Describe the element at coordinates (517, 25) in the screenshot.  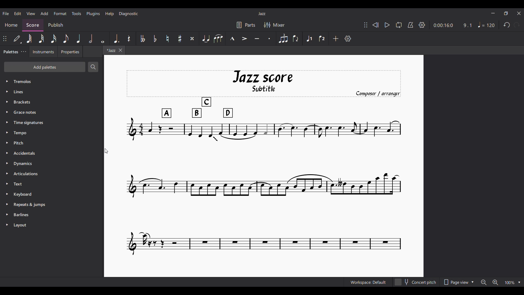
I see `Redo` at that location.